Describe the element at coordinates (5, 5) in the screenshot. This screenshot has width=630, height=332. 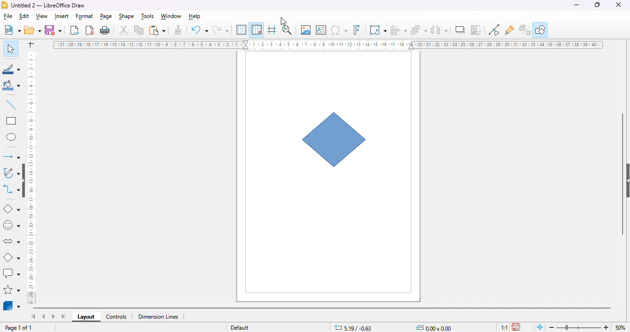
I see `logo` at that location.